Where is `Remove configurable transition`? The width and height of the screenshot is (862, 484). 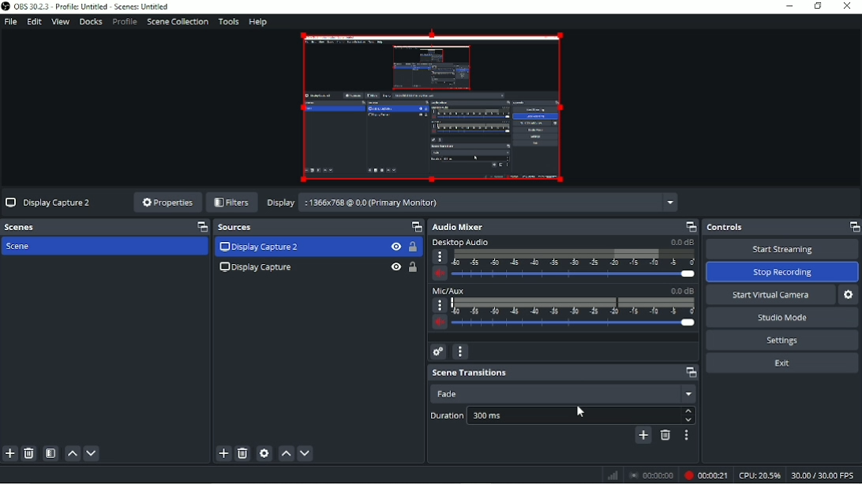
Remove configurable transition is located at coordinates (665, 435).